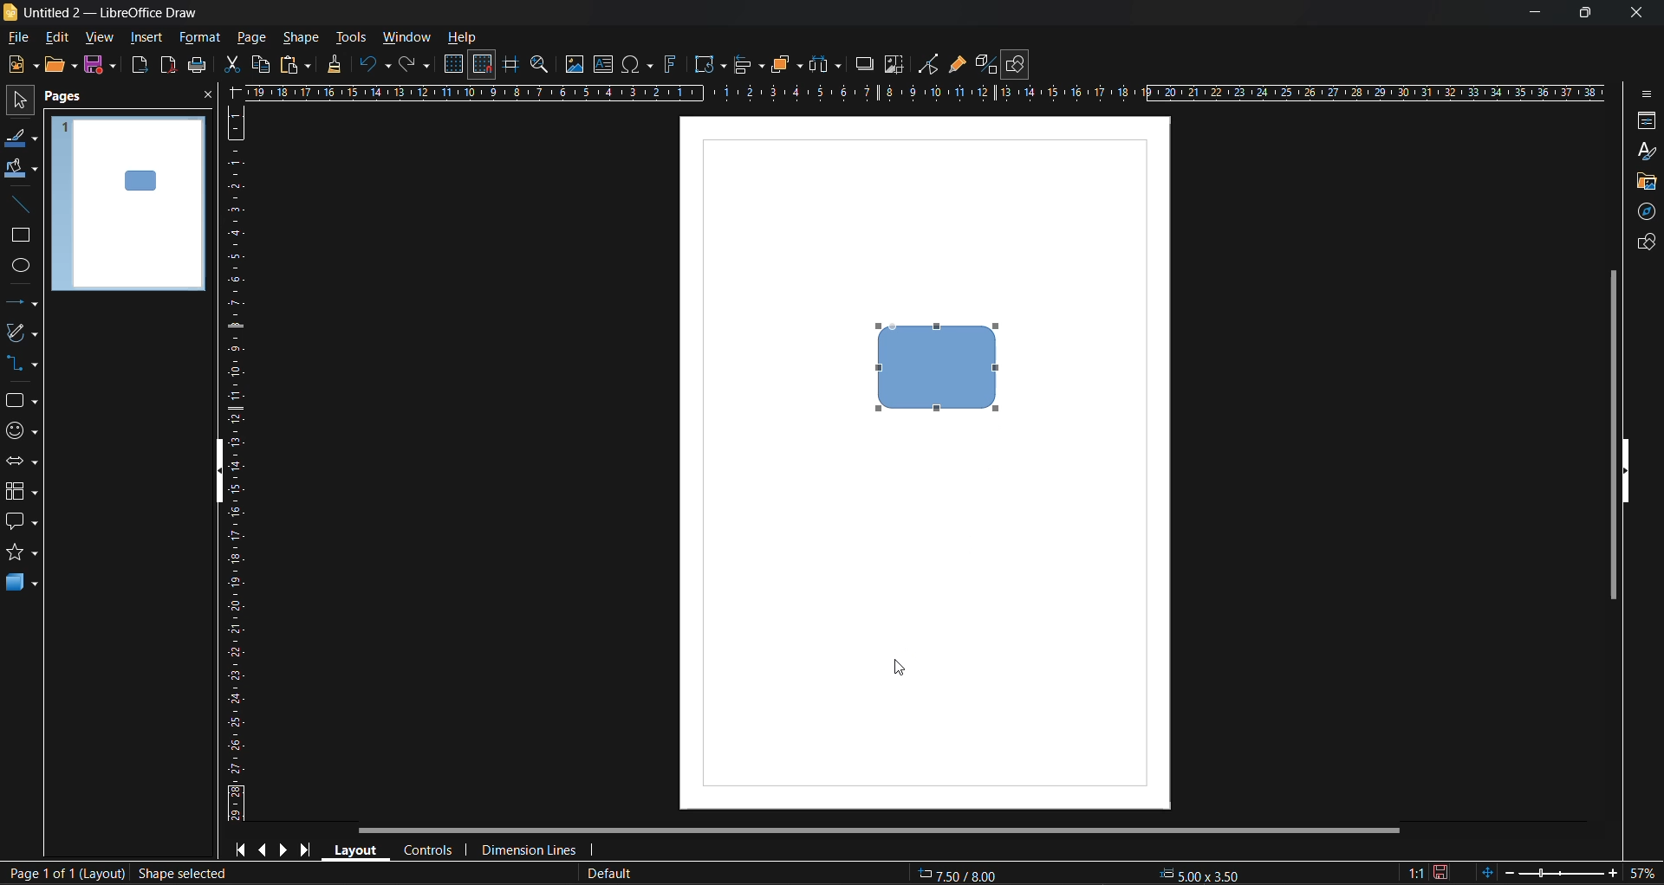 The height and width of the screenshot is (885, 1664). I want to click on stars and banners, so click(20, 552).